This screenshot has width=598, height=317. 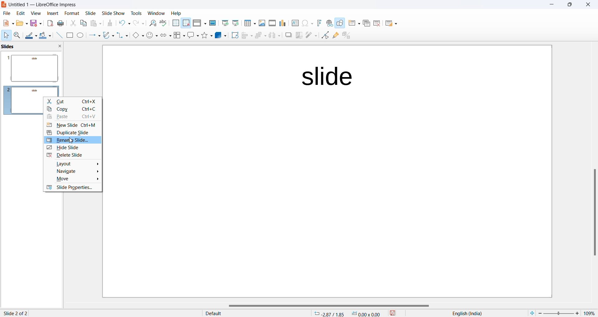 I want to click on delete slide, so click(x=72, y=155).